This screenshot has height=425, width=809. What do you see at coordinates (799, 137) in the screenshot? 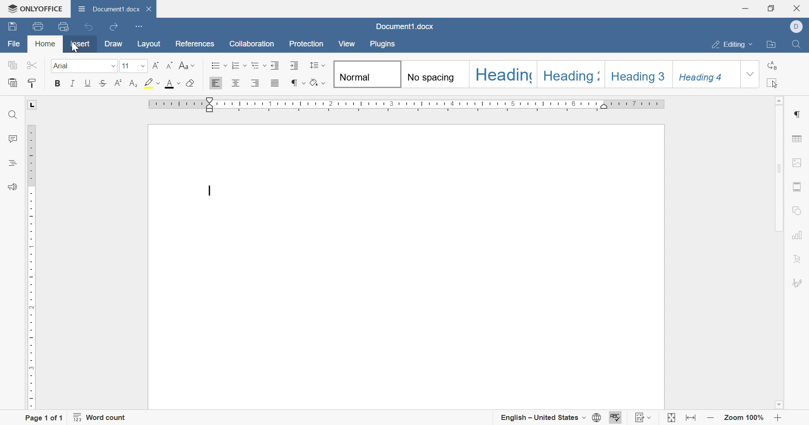
I see `Table settings` at bounding box center [799, 137].